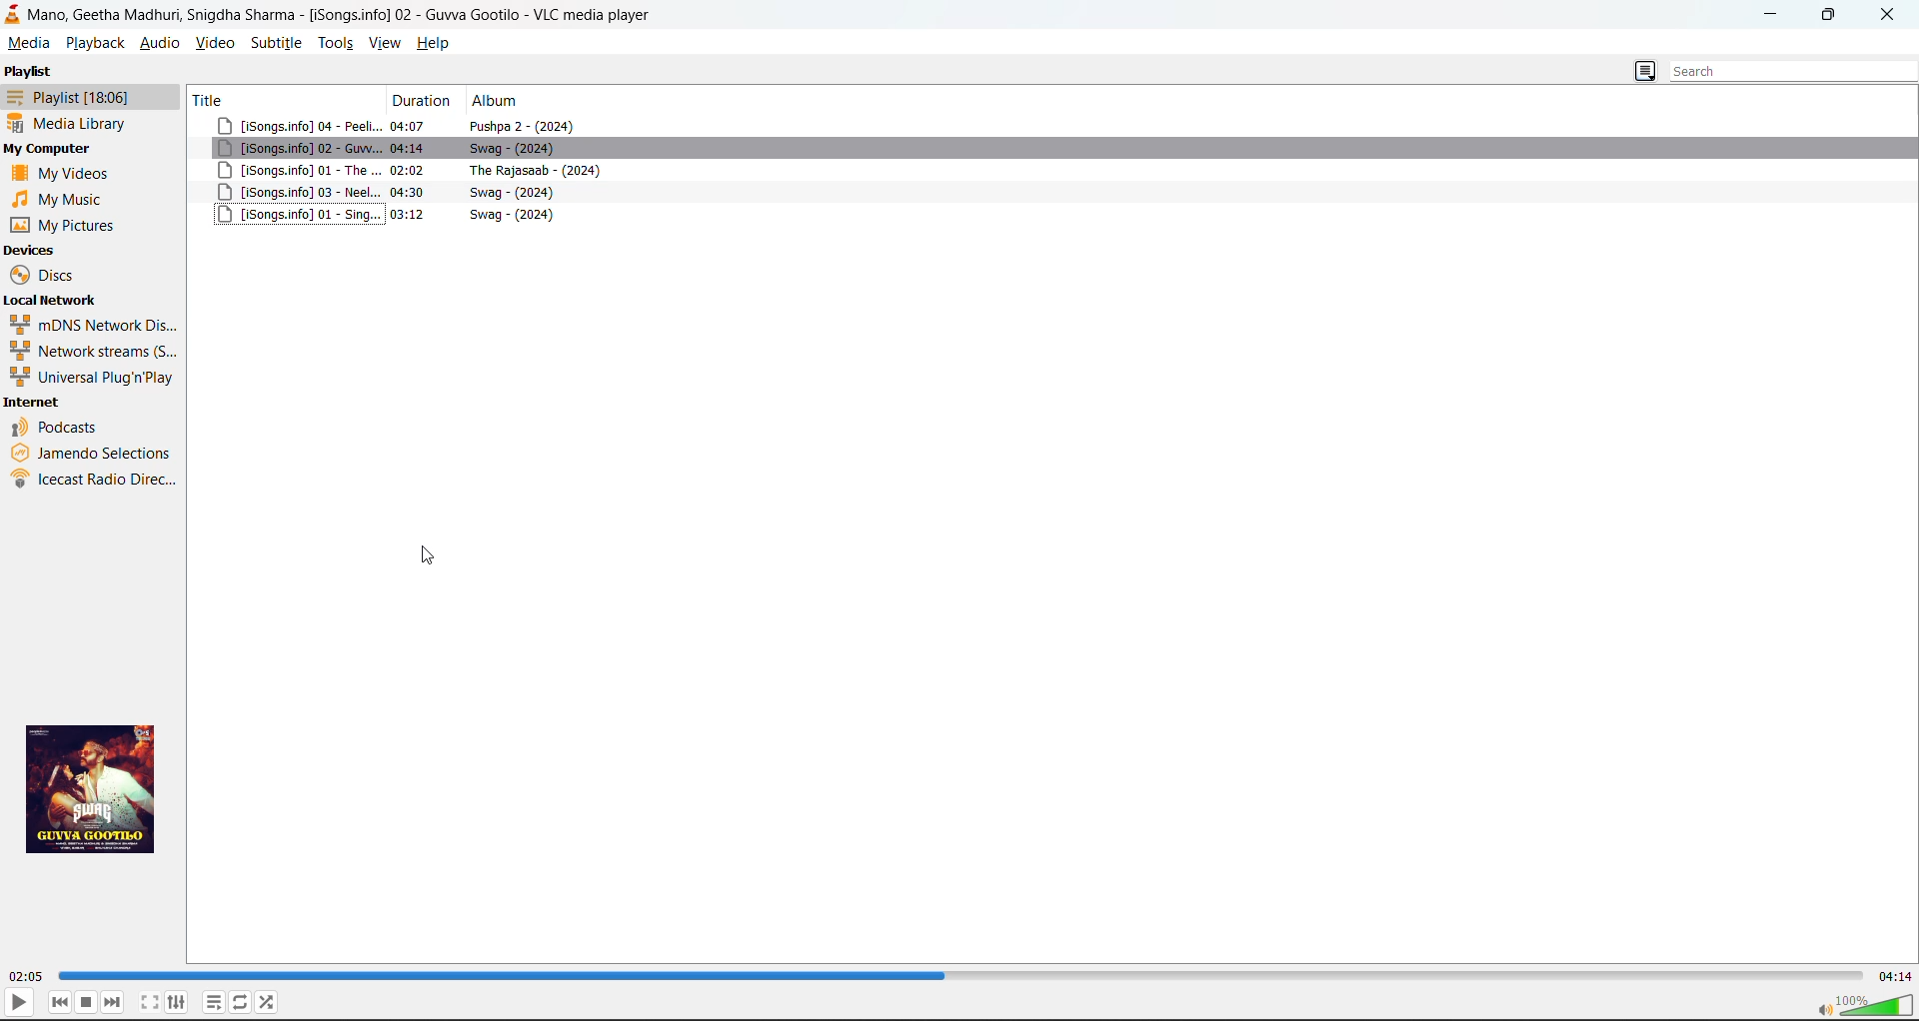 The height and width of the screenshot is (1021, 1919). I want to click on playlist, so click(29, 71).